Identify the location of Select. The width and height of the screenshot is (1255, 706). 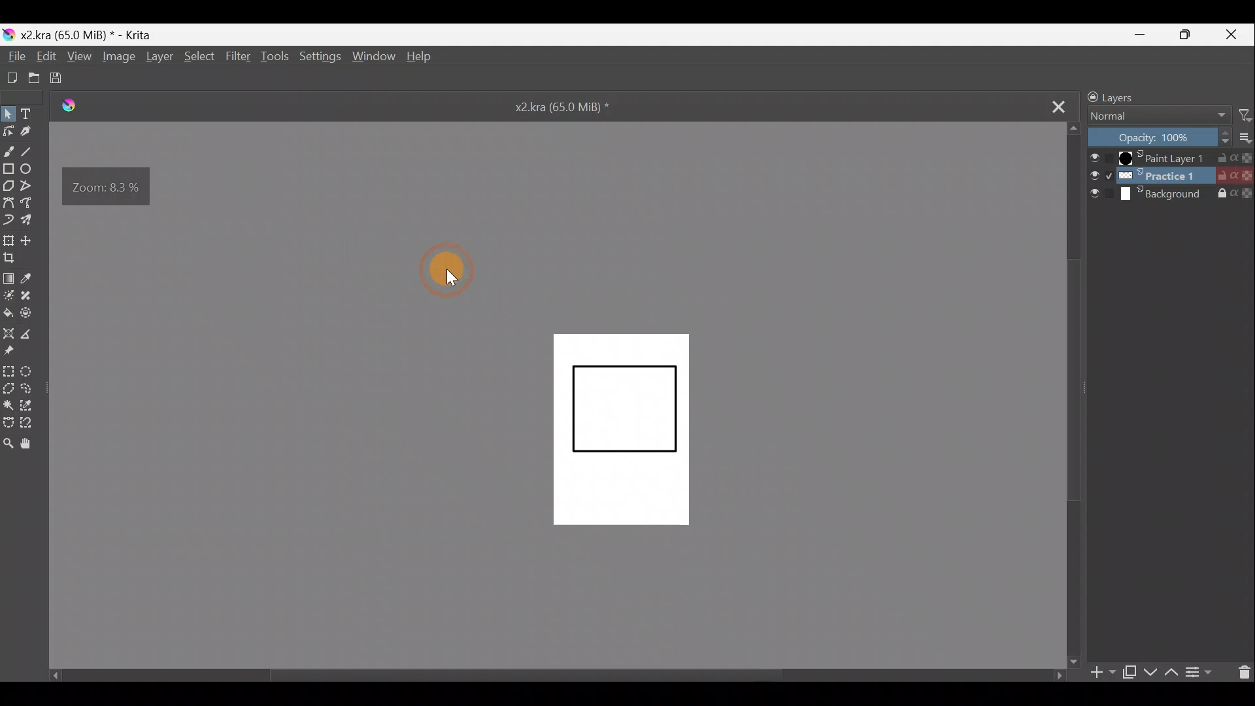
(199, 57).